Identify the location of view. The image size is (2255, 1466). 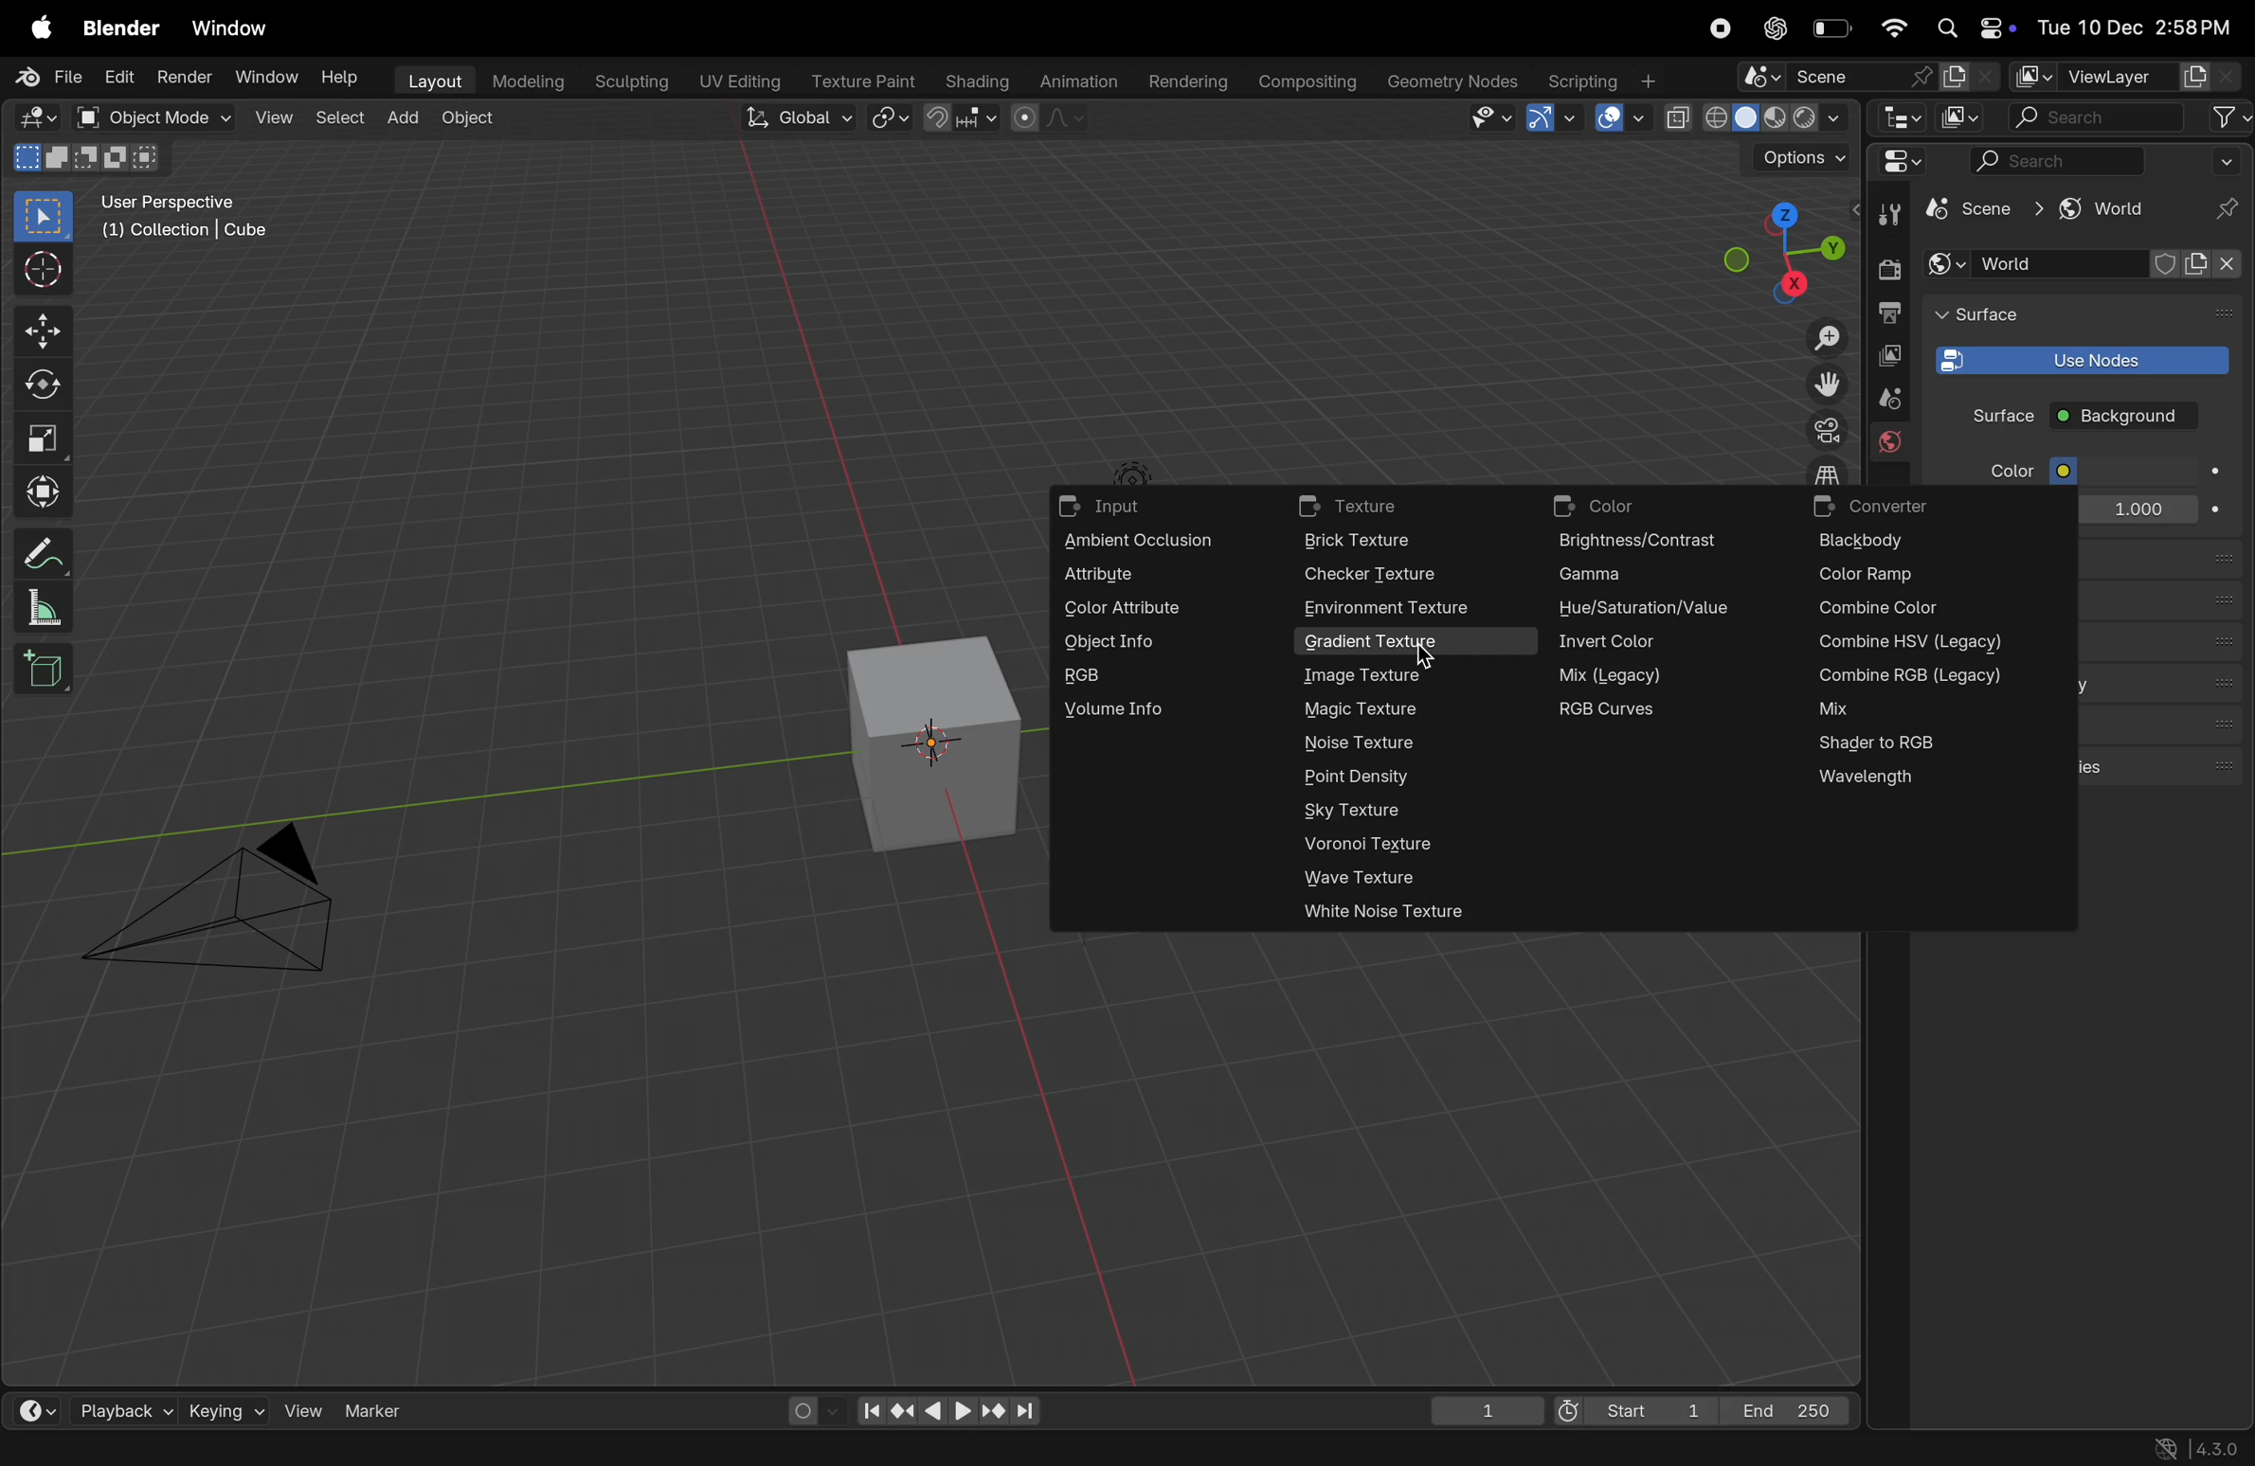
(302, 1410).